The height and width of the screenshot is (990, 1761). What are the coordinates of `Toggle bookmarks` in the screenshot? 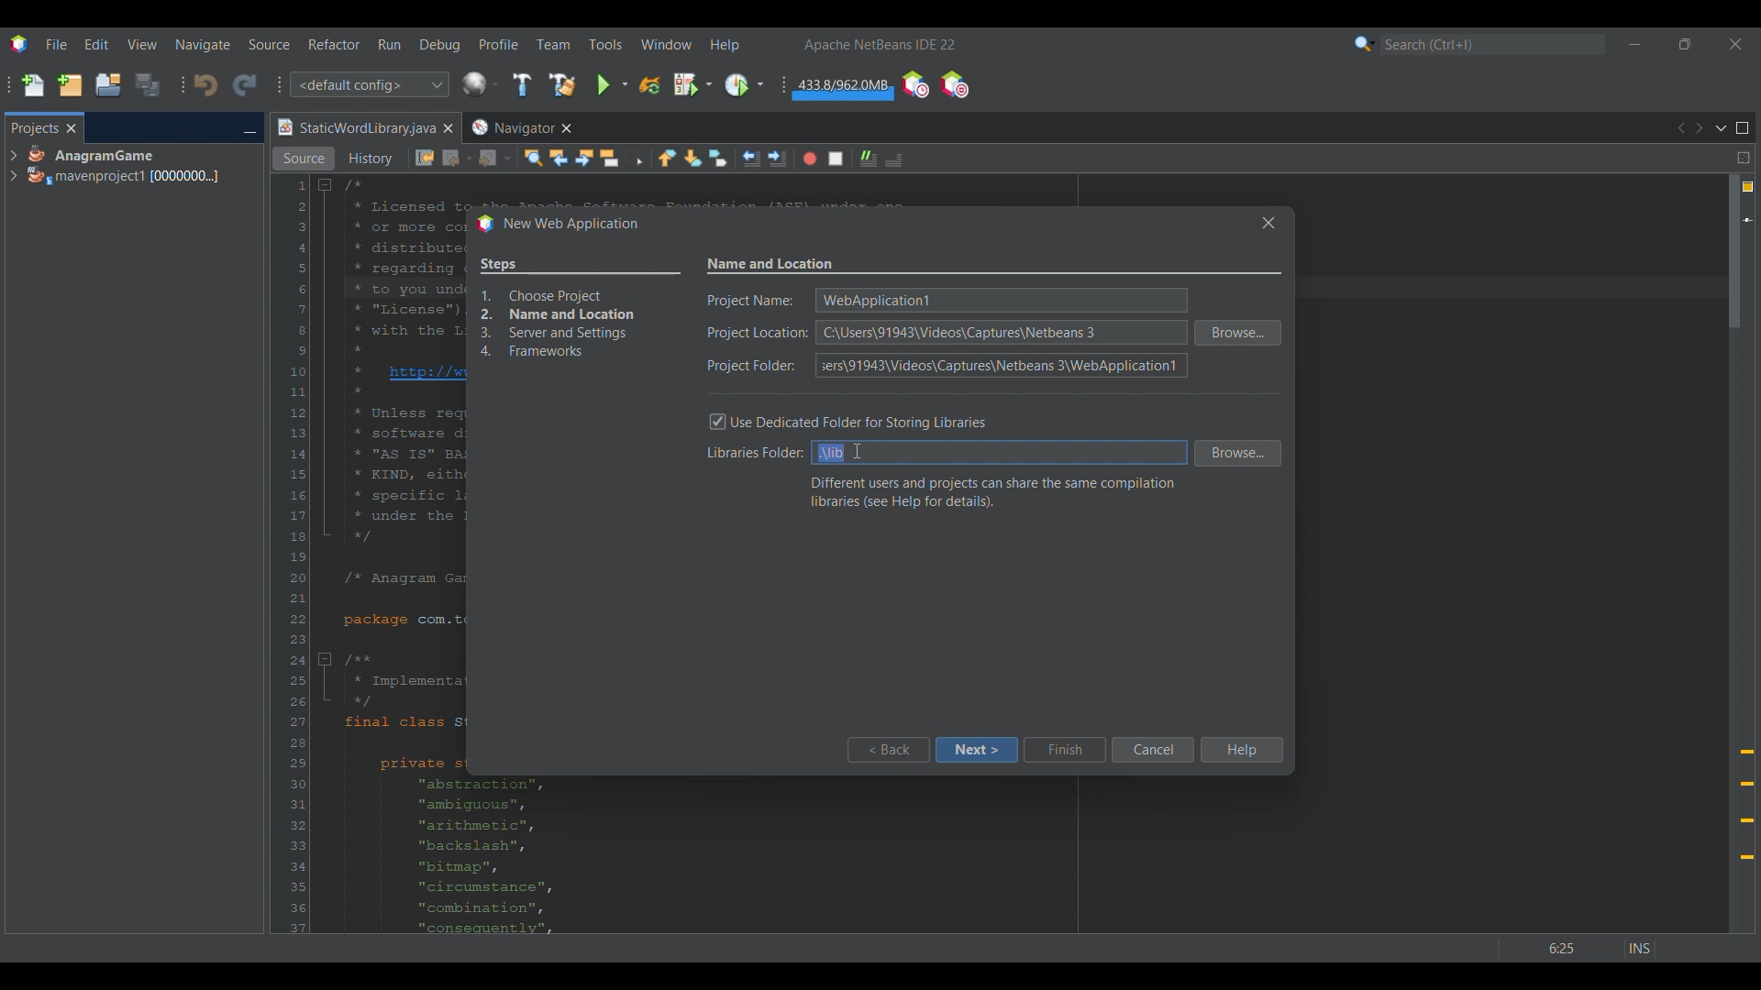 It's located at (717, 158).